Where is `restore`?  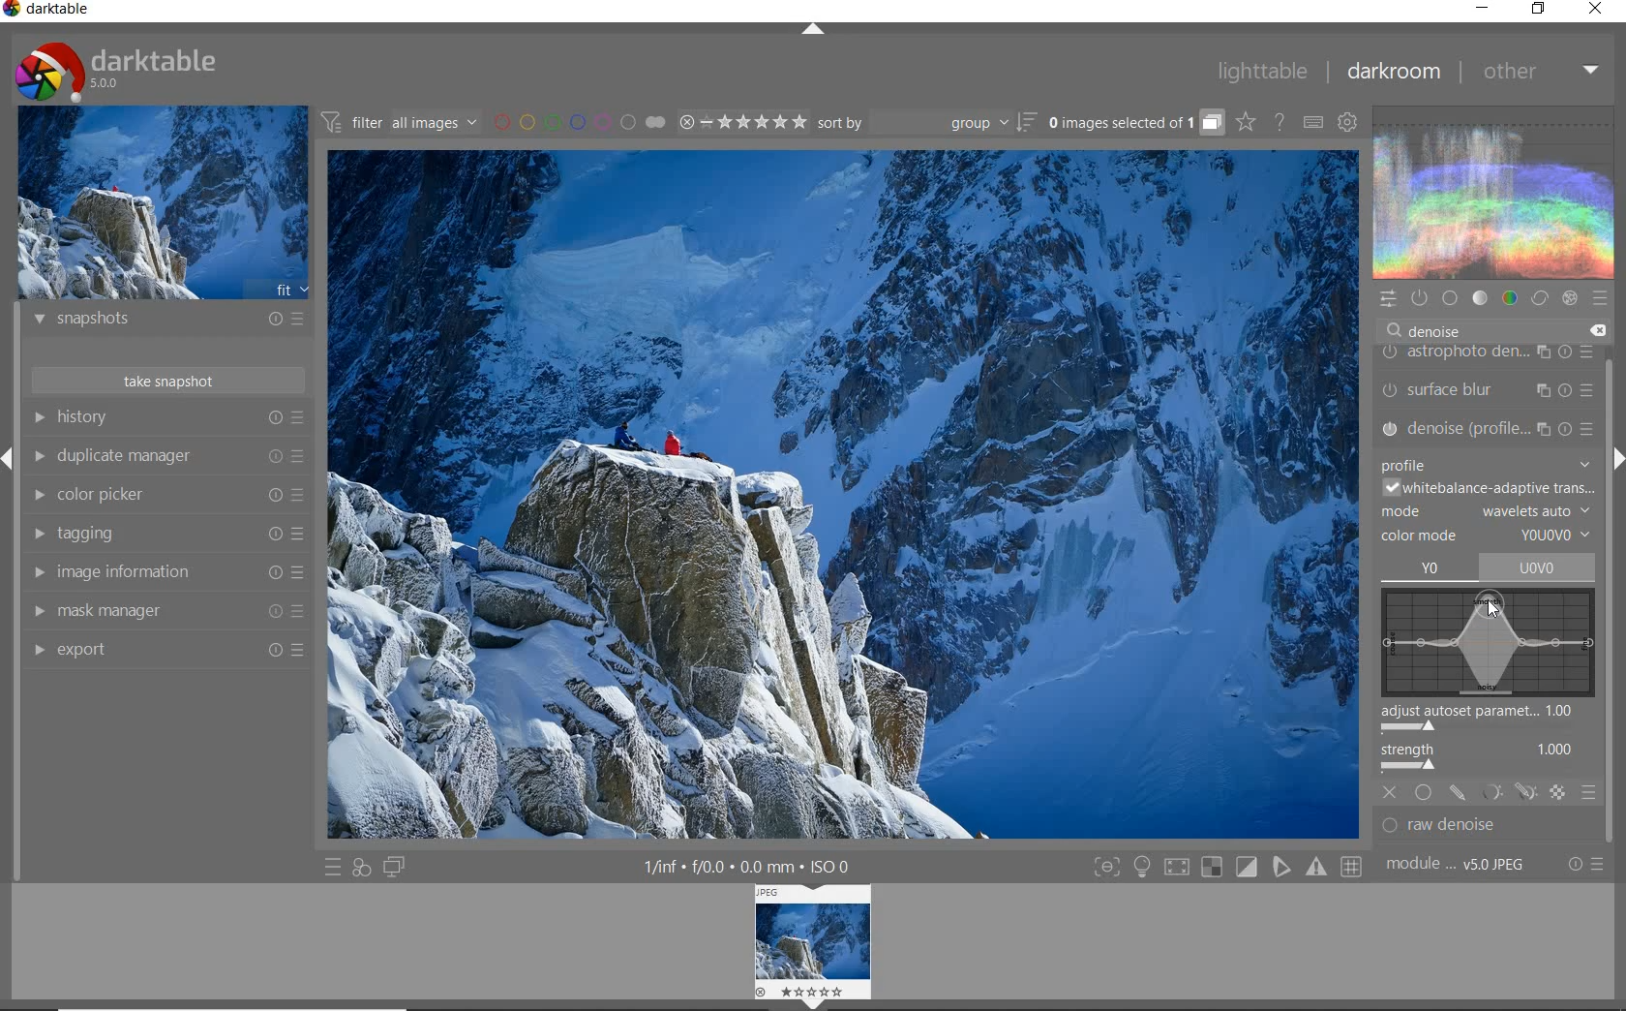 restore is located at coordinates (1541, 11).